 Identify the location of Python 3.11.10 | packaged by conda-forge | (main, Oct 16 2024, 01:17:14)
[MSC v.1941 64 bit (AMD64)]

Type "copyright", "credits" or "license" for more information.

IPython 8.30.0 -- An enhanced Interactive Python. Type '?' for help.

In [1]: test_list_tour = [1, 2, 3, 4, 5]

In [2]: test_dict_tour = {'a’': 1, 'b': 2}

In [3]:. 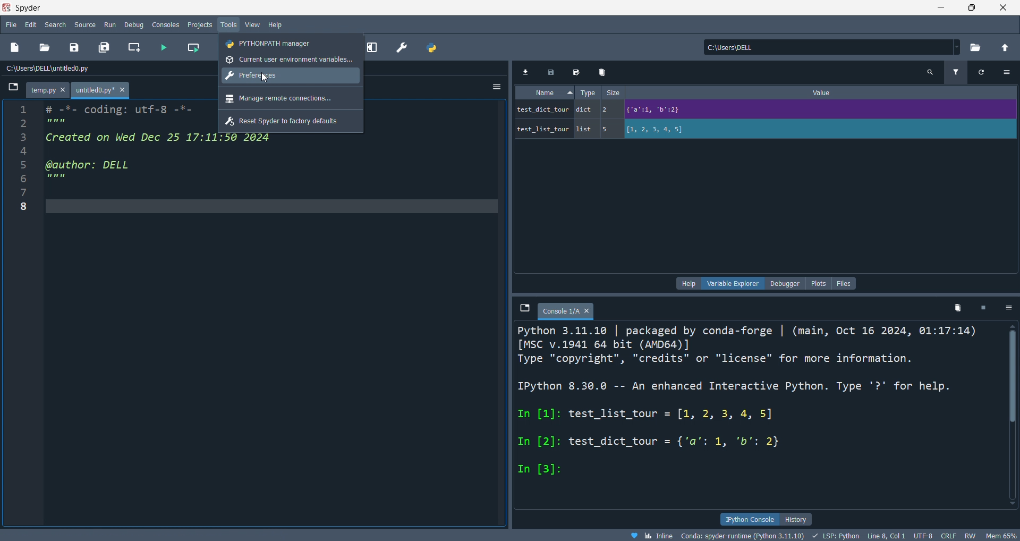
(748, 410).